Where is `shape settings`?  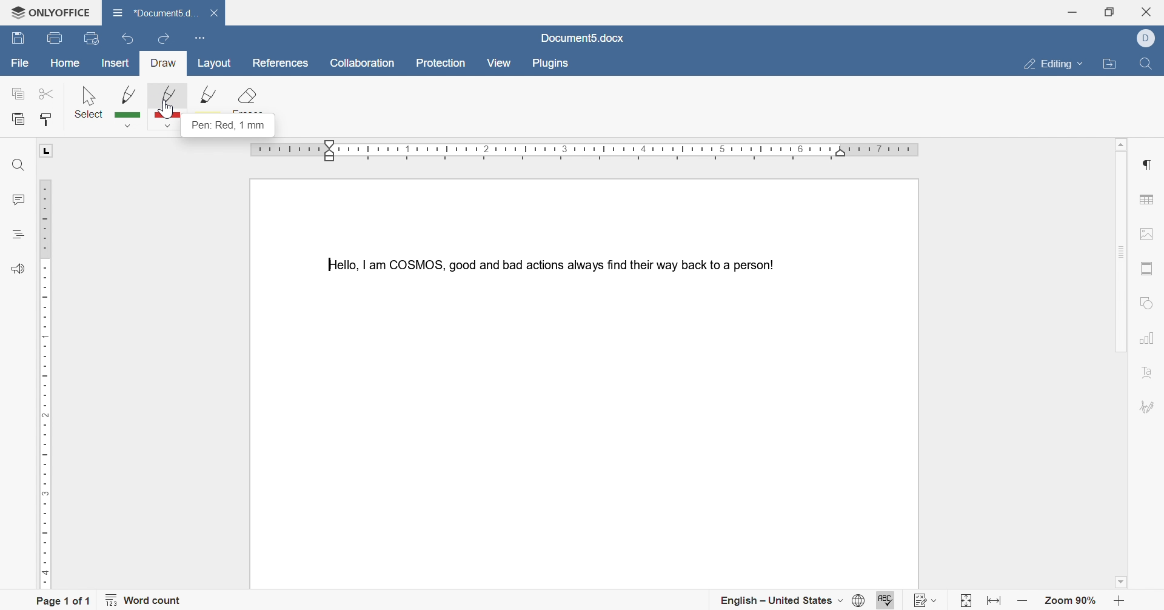
shape settings is located at coordinates (1148, 301).